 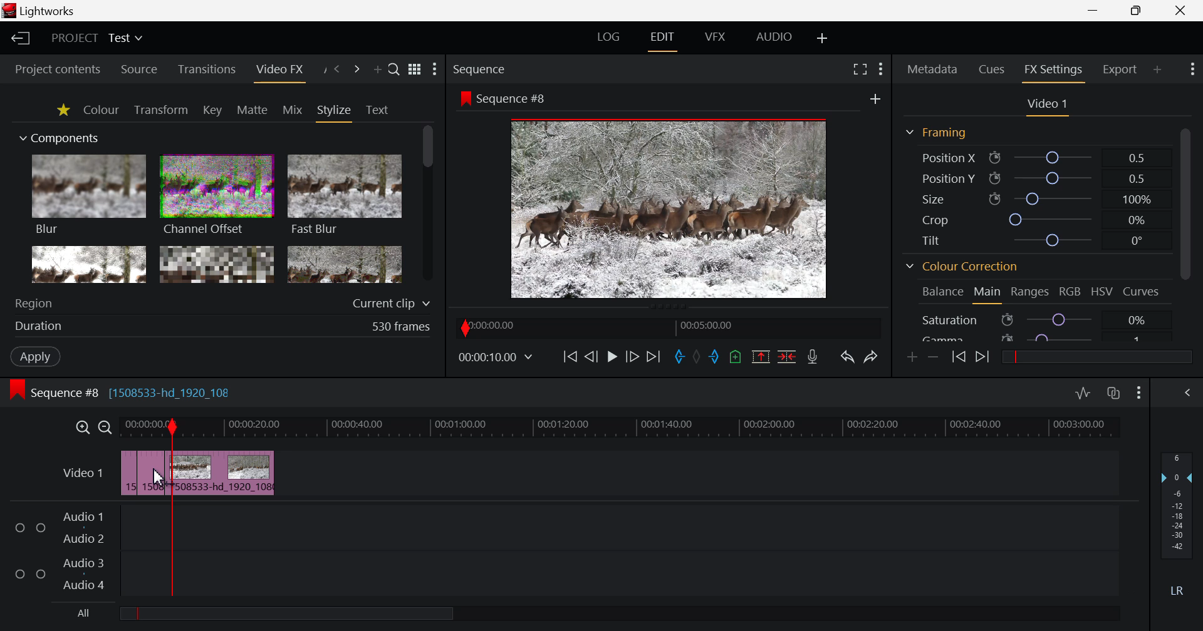 I want to click on RGB, so click(x=1071, y=291).